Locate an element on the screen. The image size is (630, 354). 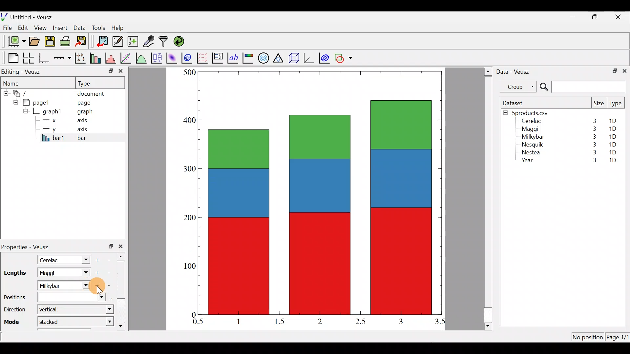
1D is located at coordinates (615, 121).